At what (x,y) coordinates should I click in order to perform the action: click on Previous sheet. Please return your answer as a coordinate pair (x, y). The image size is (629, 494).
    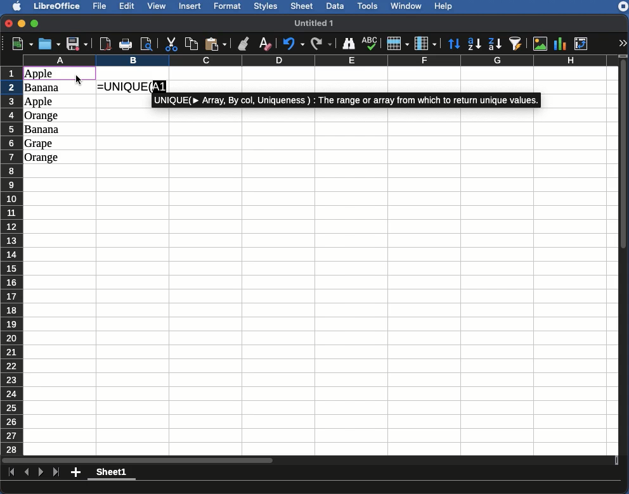
    Looking at the image, I should click on (27, 473).